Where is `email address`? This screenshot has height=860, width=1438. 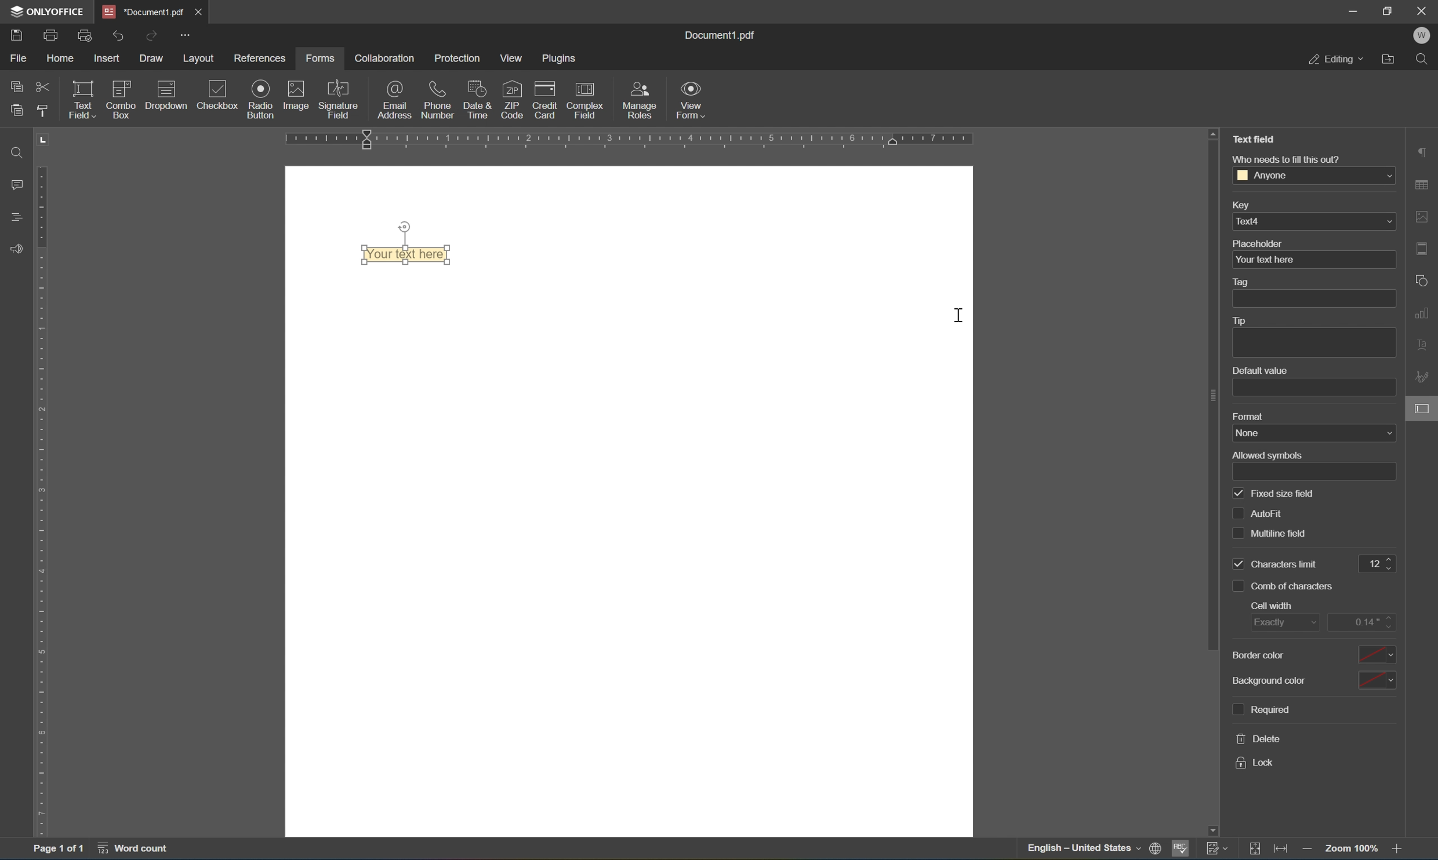
email address is located at coordinates (395, 100).